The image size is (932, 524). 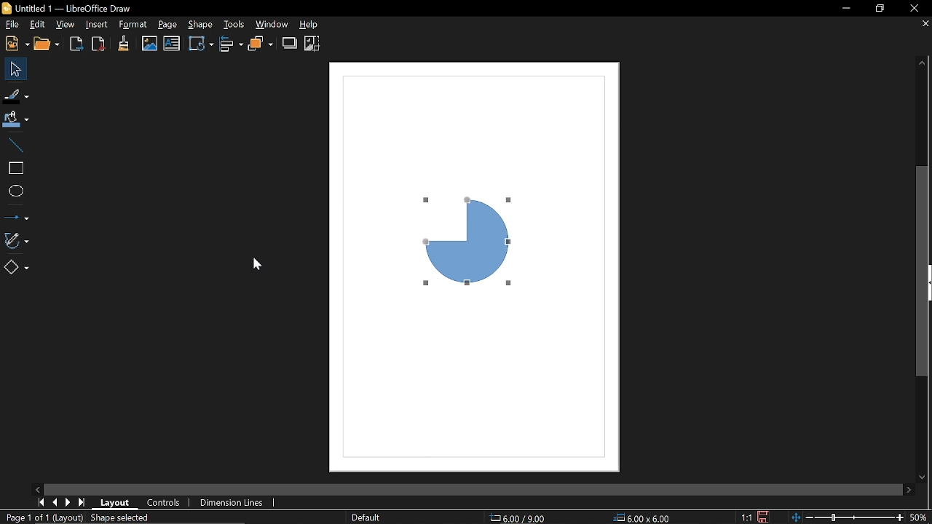 What do you see at coordinates (16, 95) in the screenshot?
I see `Fill line` at bounding box center [16, 95].